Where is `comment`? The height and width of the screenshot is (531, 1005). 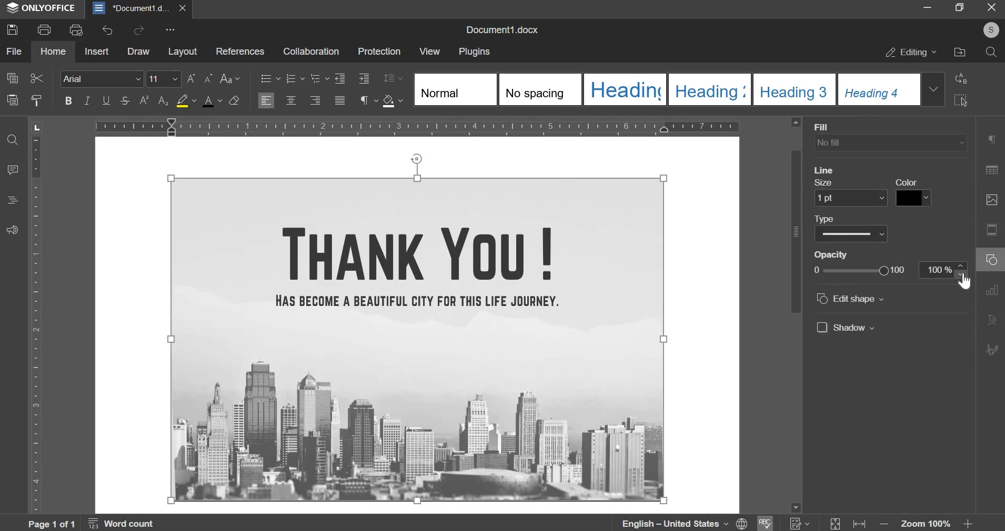
comment is located at coordinates (13, 170).